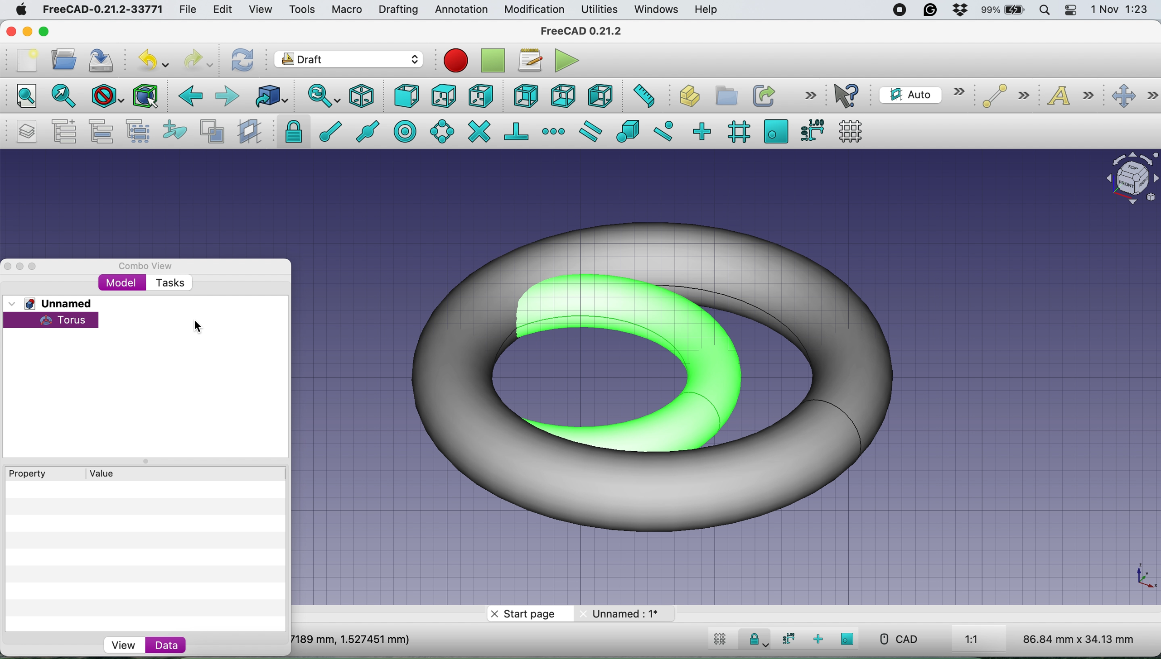 The width and height of the screenshot is (1161, 659). What do you see at coordinates (243, 61) in the screenshot?
I see `refresh` at bounding box center [243, 61].